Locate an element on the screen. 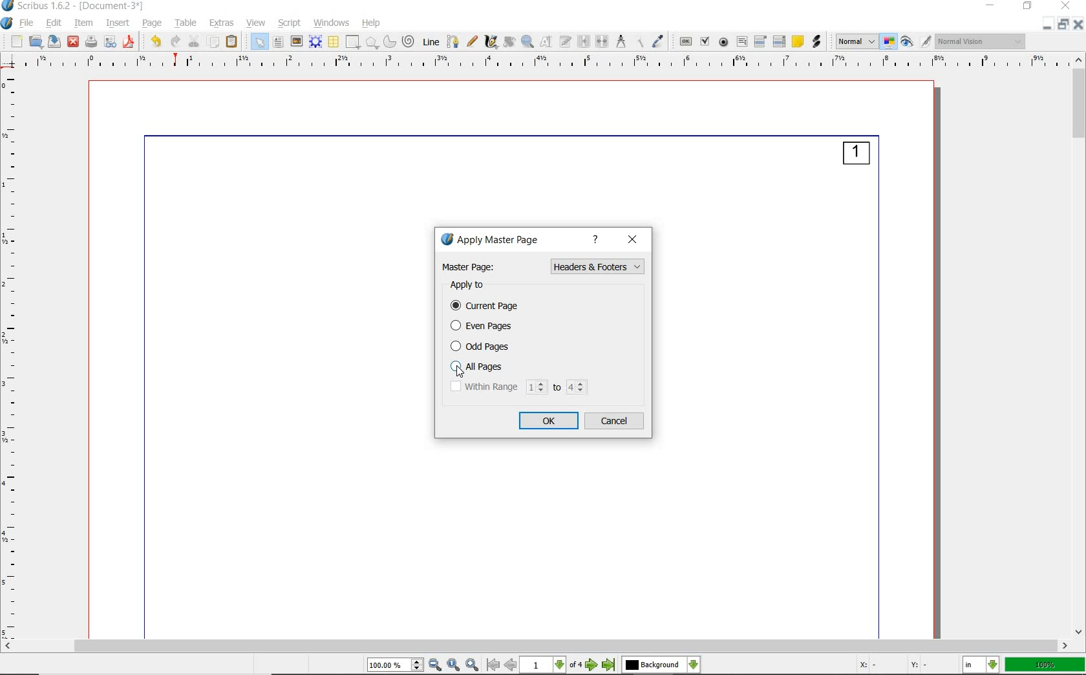 The image size is (1086, 675). help is located at coordinates (597, 241).